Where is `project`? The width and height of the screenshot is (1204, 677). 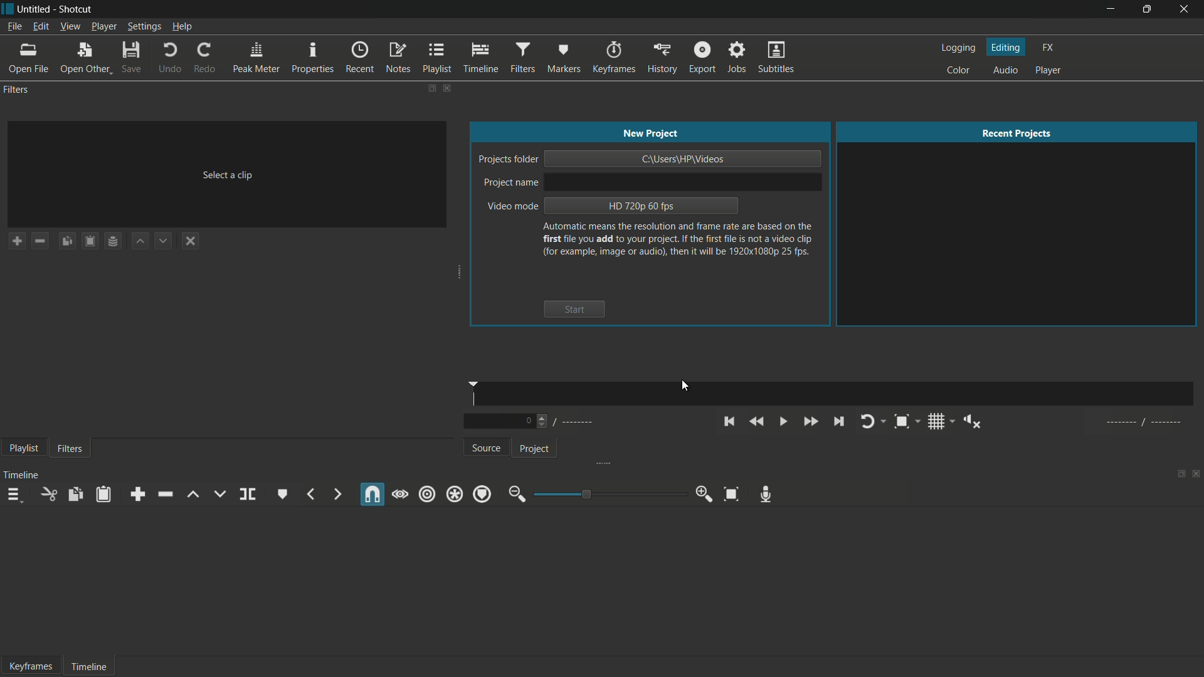
project is located at coordinates (534, 449).